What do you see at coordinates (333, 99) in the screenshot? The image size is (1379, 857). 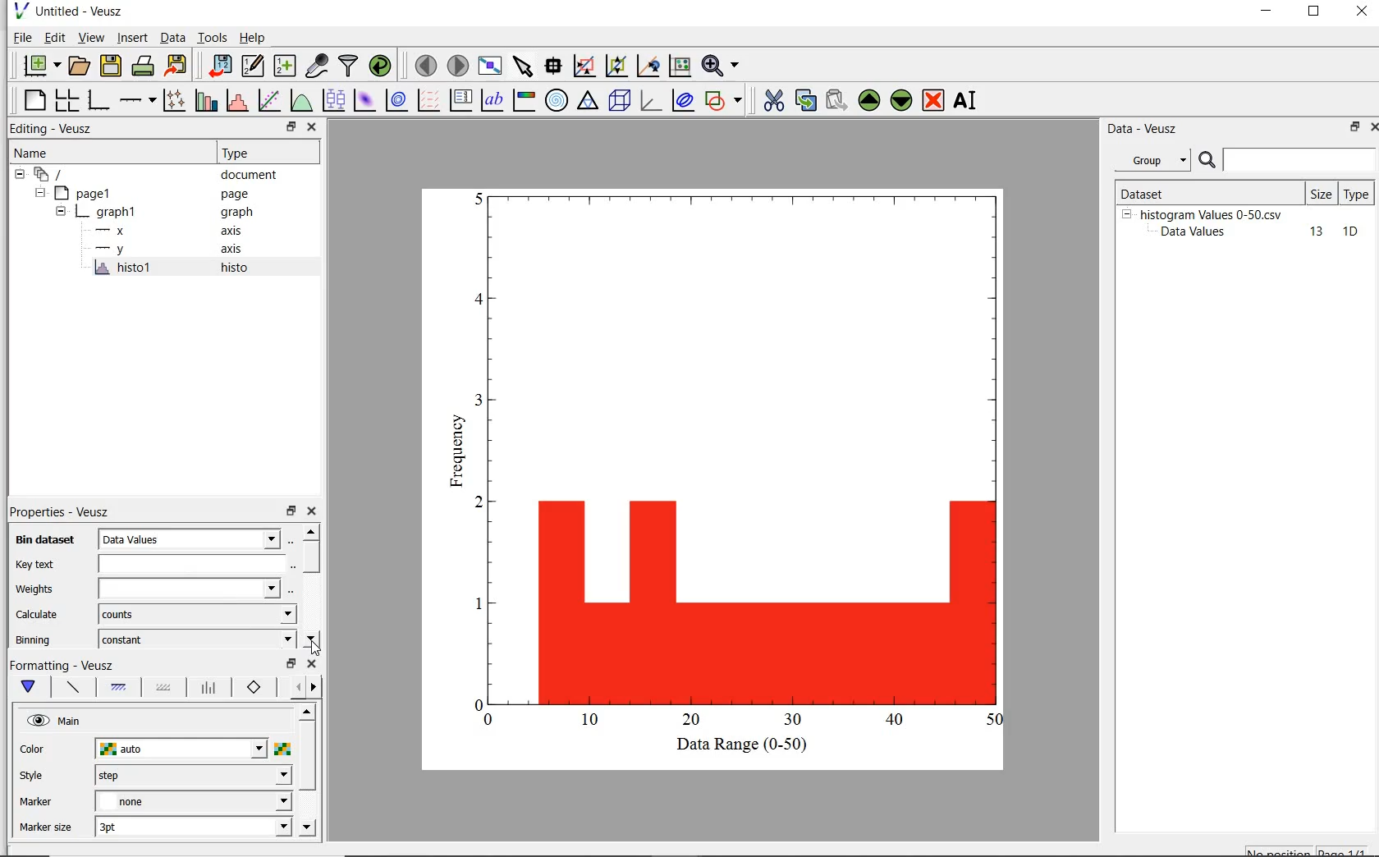 I see `plot boxplots` at bounding box center [333, 99].